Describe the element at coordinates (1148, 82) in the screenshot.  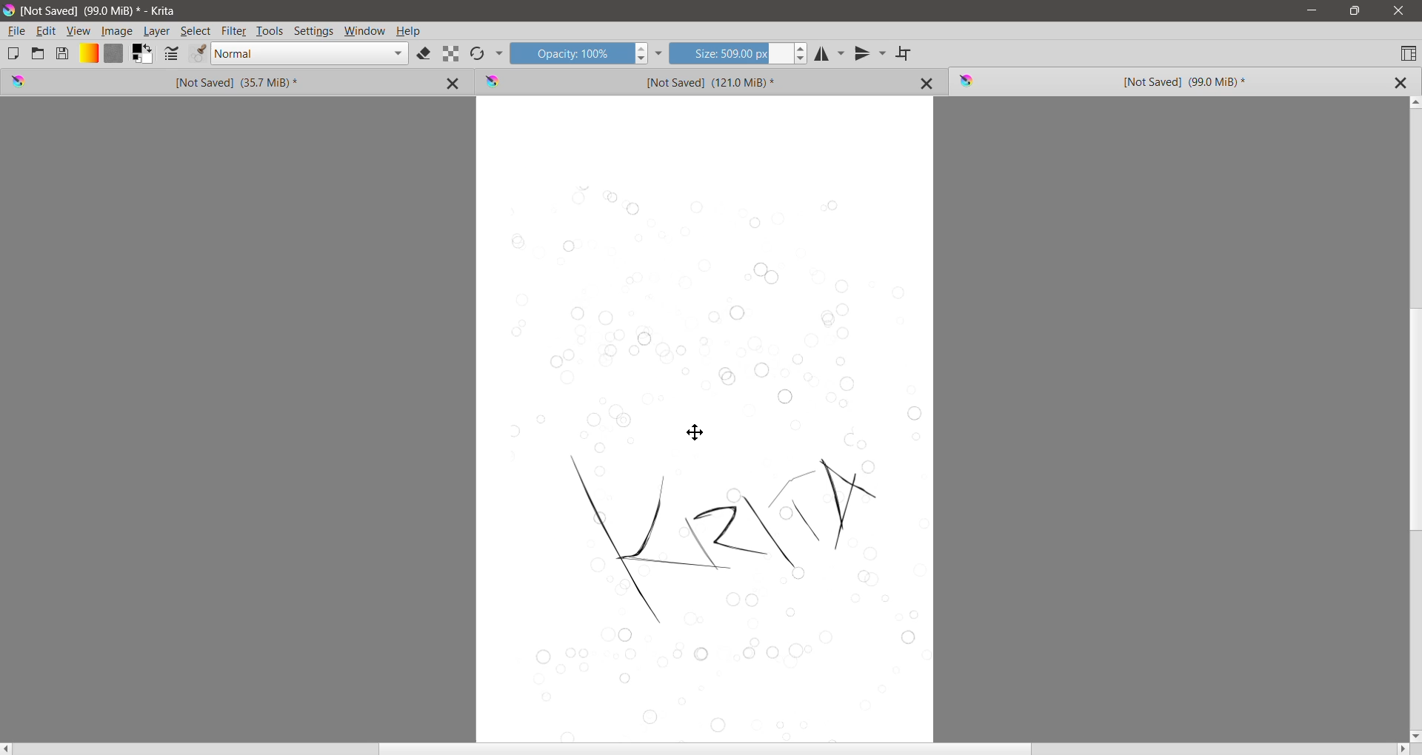
I see `Unsaved Image (Current) Tab 3` at that location.